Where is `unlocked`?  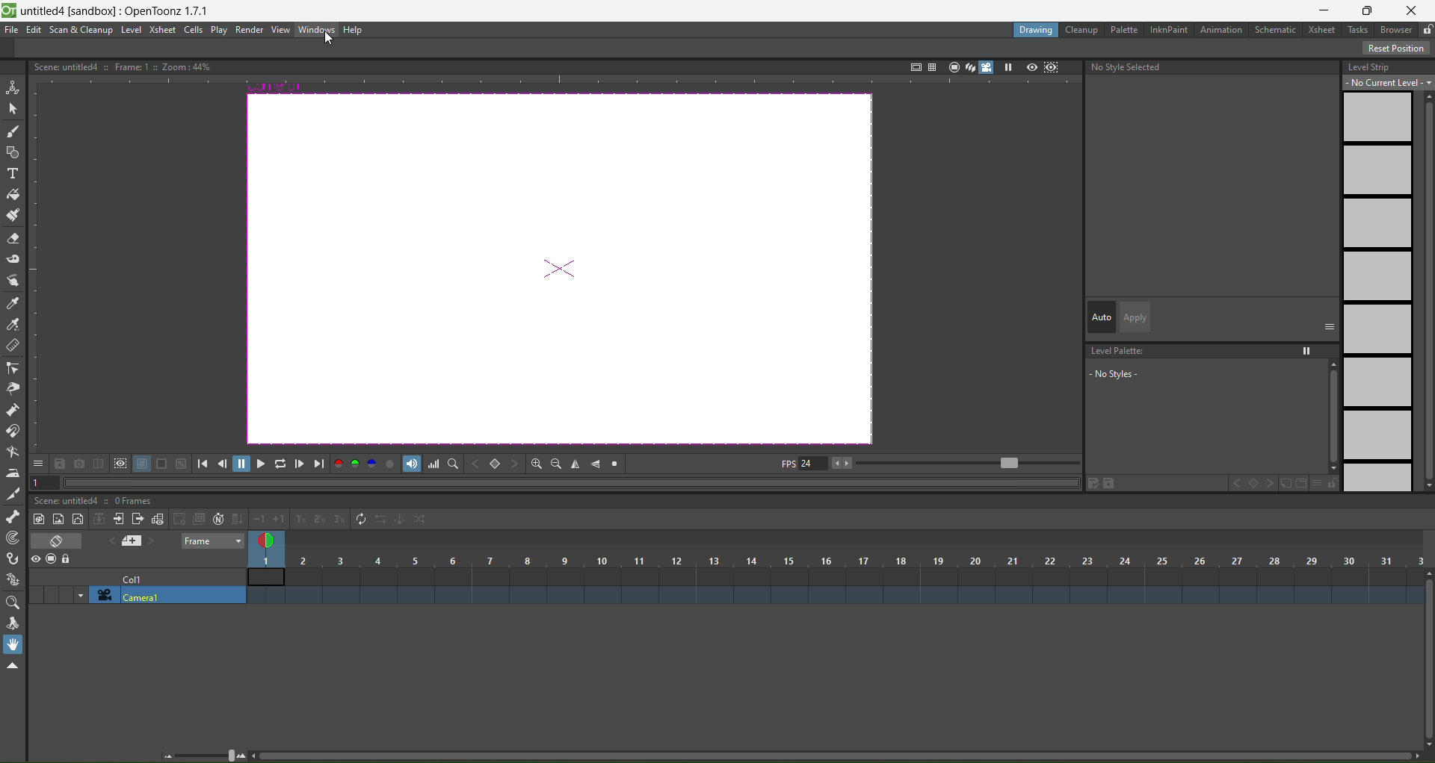 unlocked is located at coordinates (1426, 28).